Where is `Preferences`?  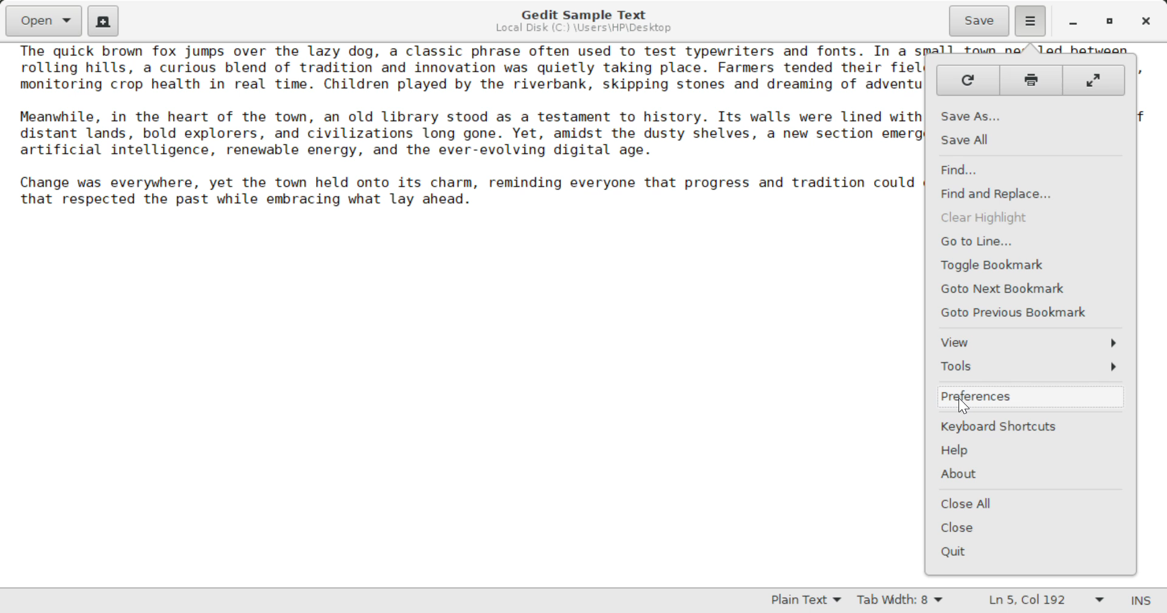
Preferences is located at coordinates (1030, 398).